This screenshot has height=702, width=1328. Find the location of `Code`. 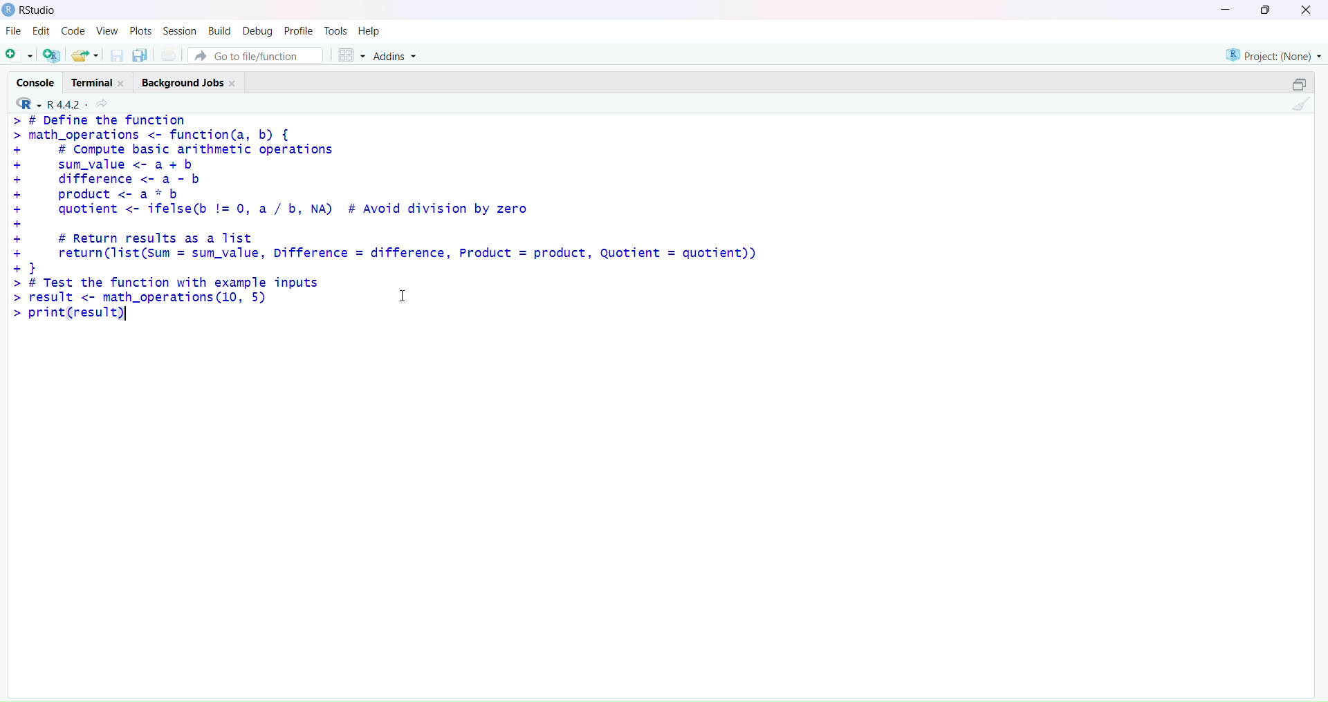

Code is located at coordinates (71, 32).